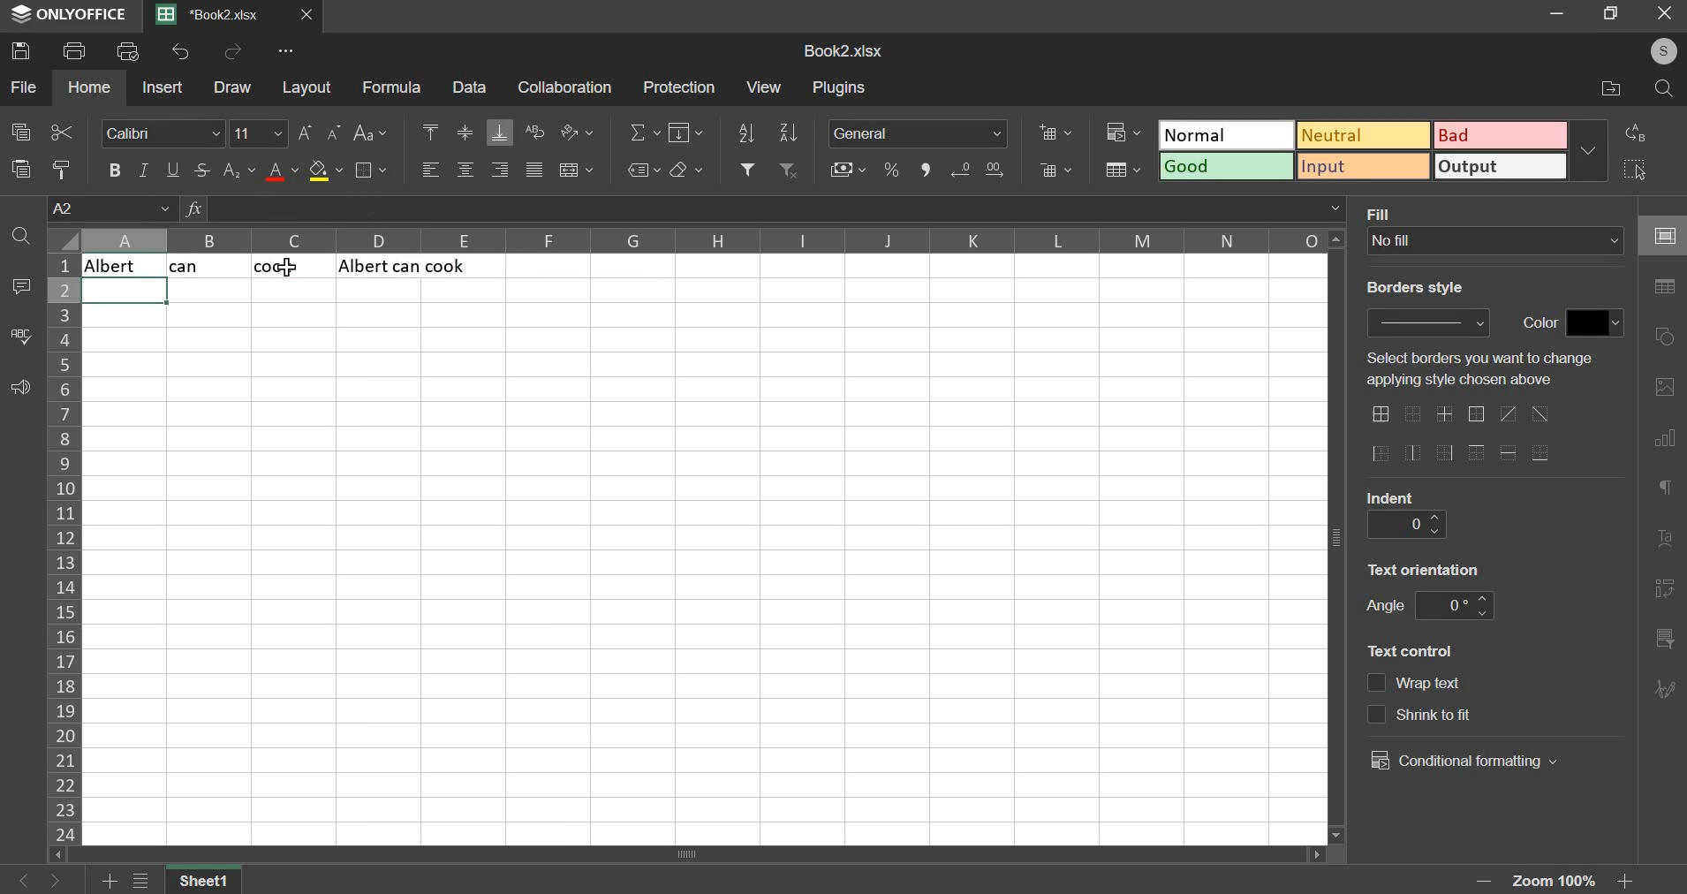 Image resolution: width=1687 pixels, height=894 pixels. I want to click on align top, so click(430, 133).